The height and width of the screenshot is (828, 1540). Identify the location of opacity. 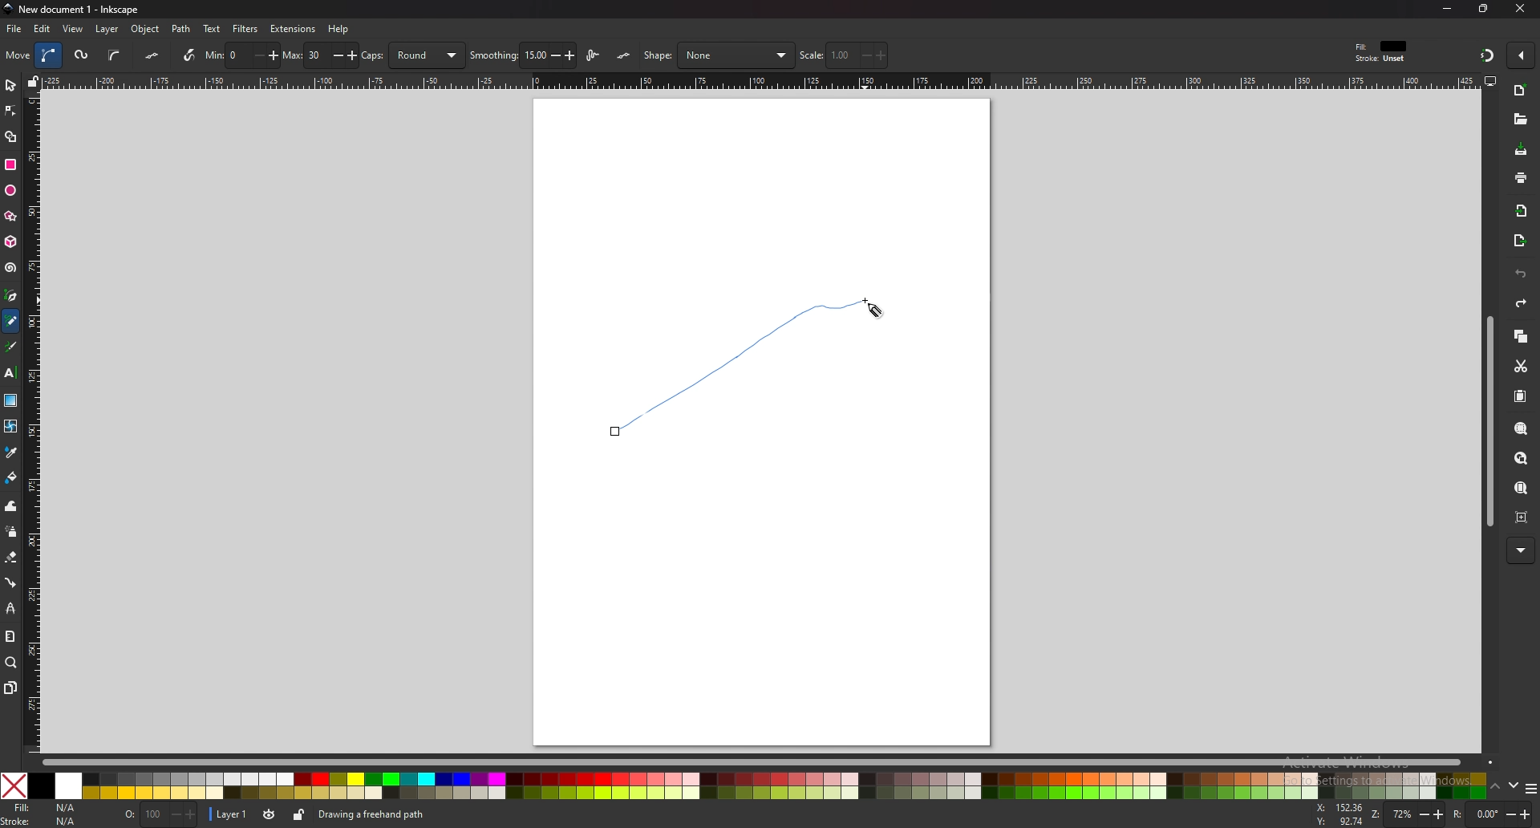
(160, 814).